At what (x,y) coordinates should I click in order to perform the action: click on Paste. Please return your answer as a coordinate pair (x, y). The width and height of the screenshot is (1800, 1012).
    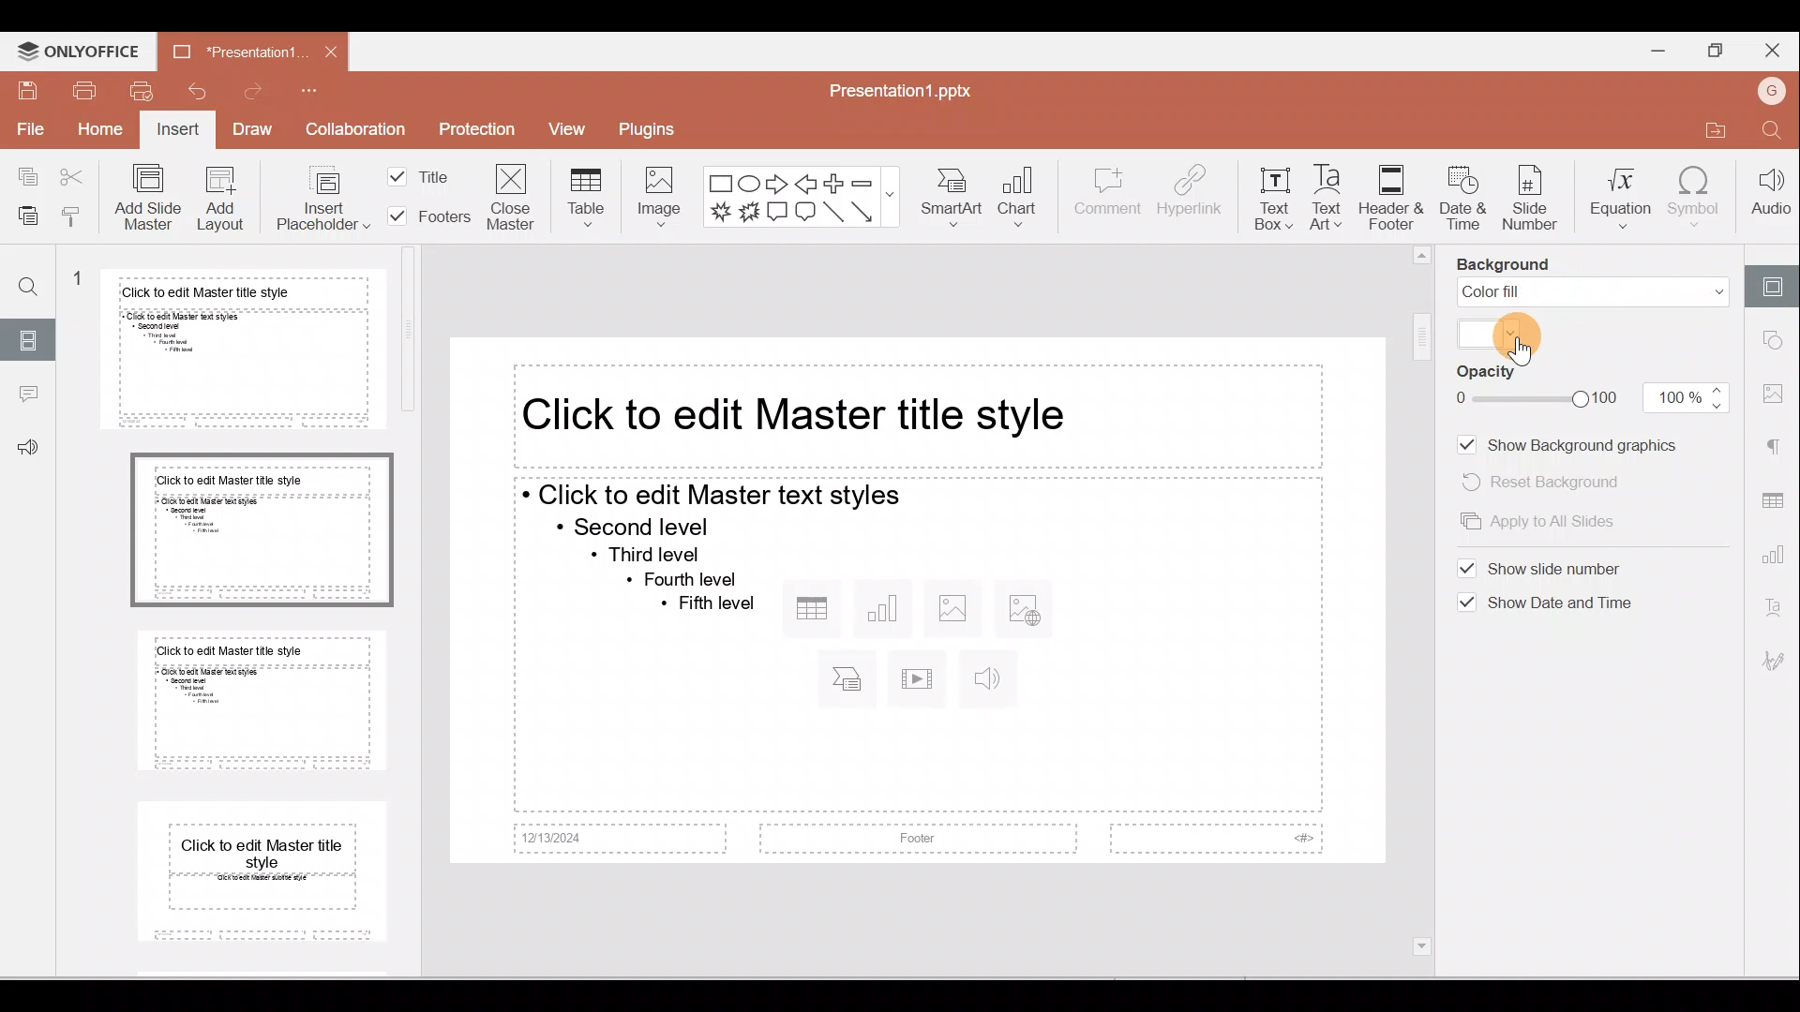
    Looking at the image, I should click on (22, 213).